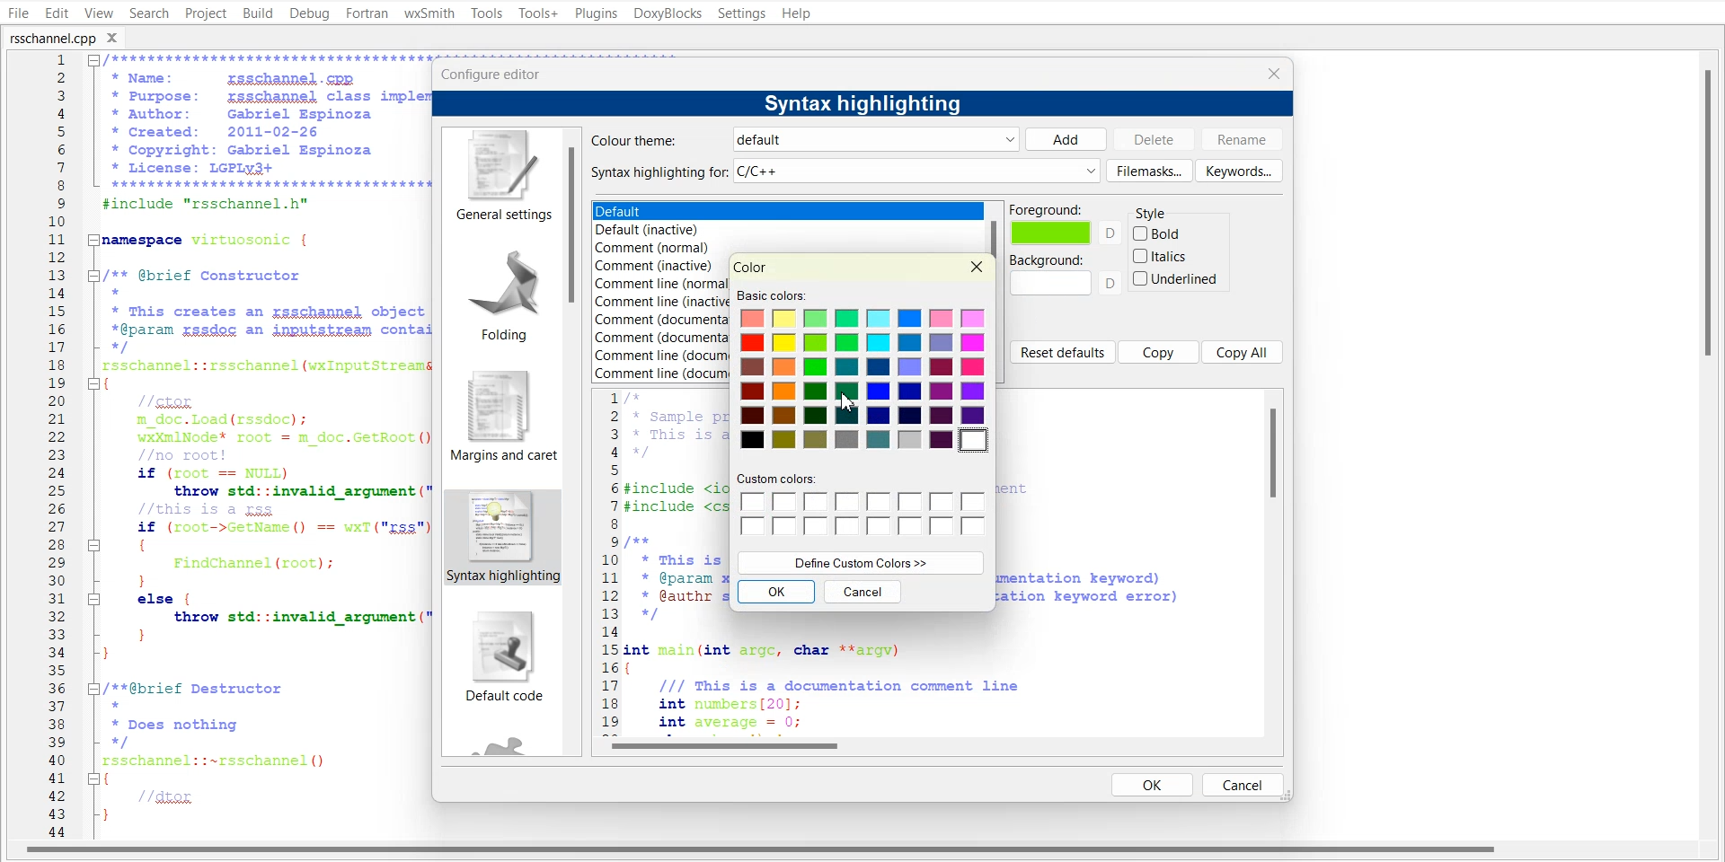  Describe the element at coordinates (574, 442) in the screenshot. I see `Vertical scroll bar` at that location.